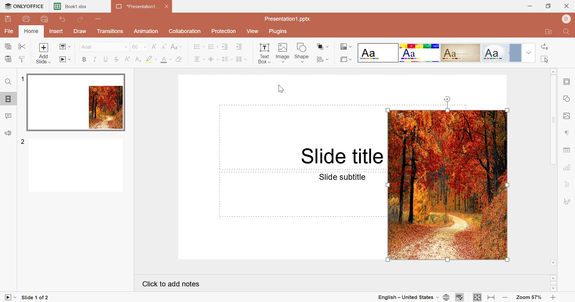 The image size is (575, 302). What do you see at coordinates (23, 59) in the screenshot?
I see `Copy style` at bounding box center [23, 59].